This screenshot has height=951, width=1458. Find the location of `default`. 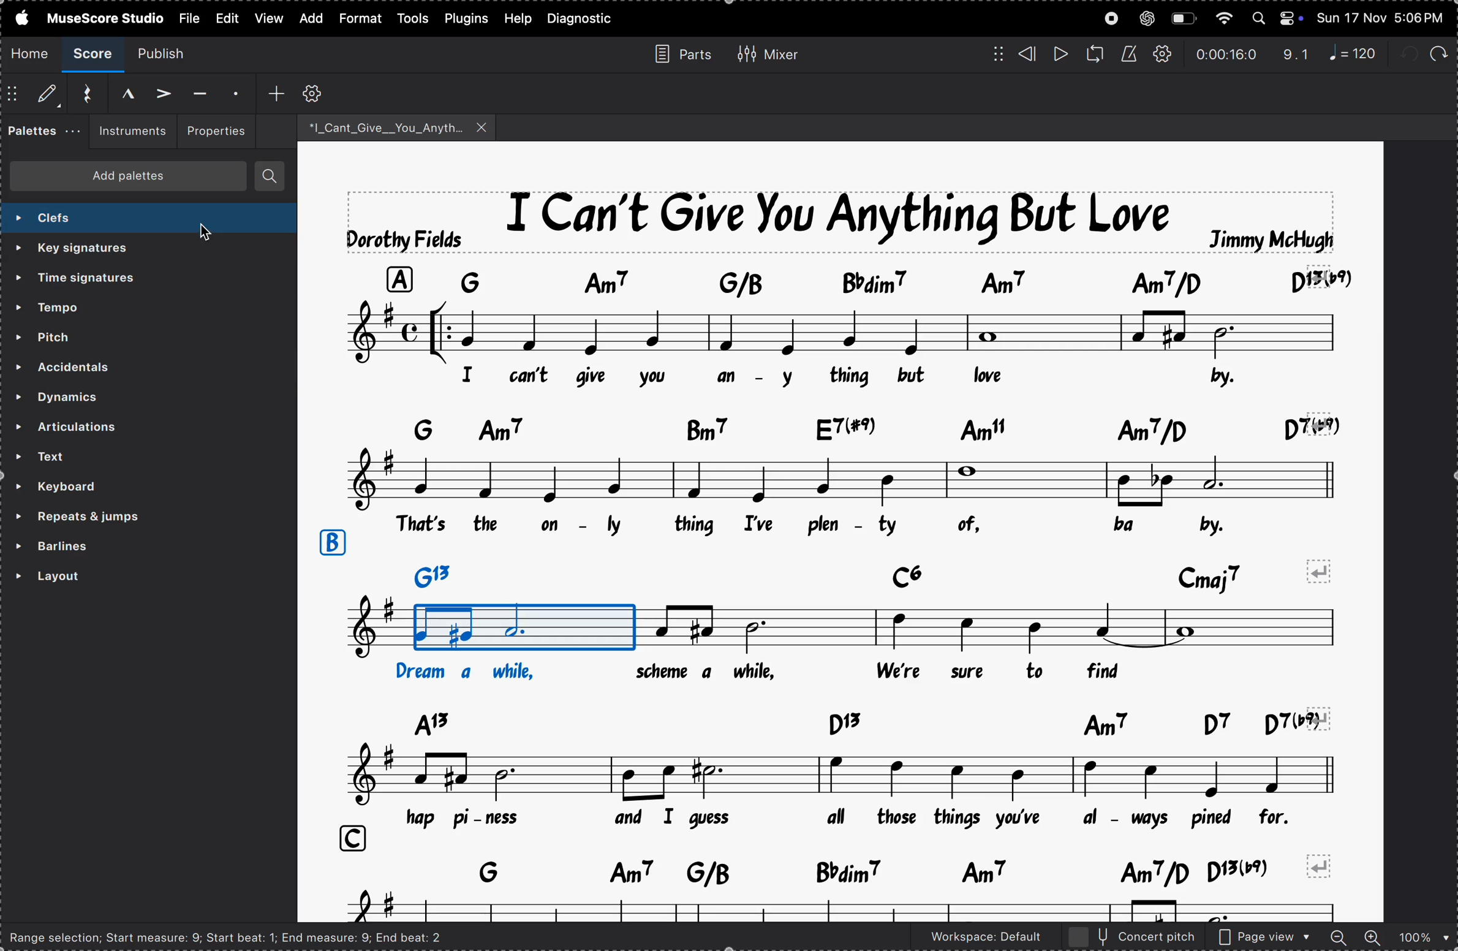

default is located at coordinates (35, 96).